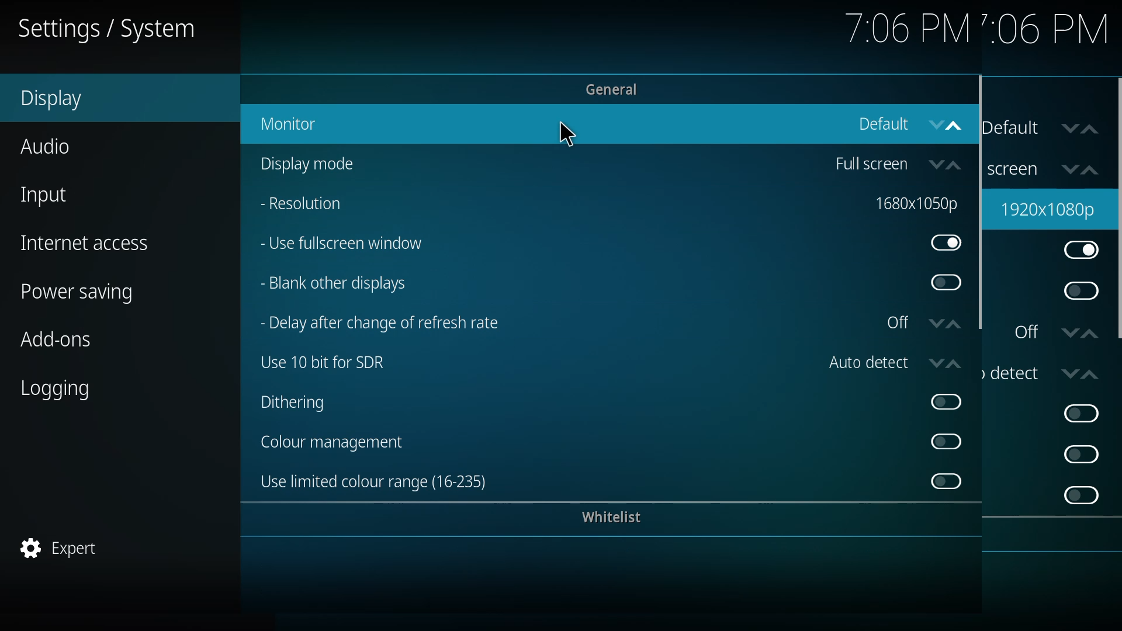  What do you see at coordinates (891, 164) in the screenshot?
I see `full screen` at bounding box center [891, 164].